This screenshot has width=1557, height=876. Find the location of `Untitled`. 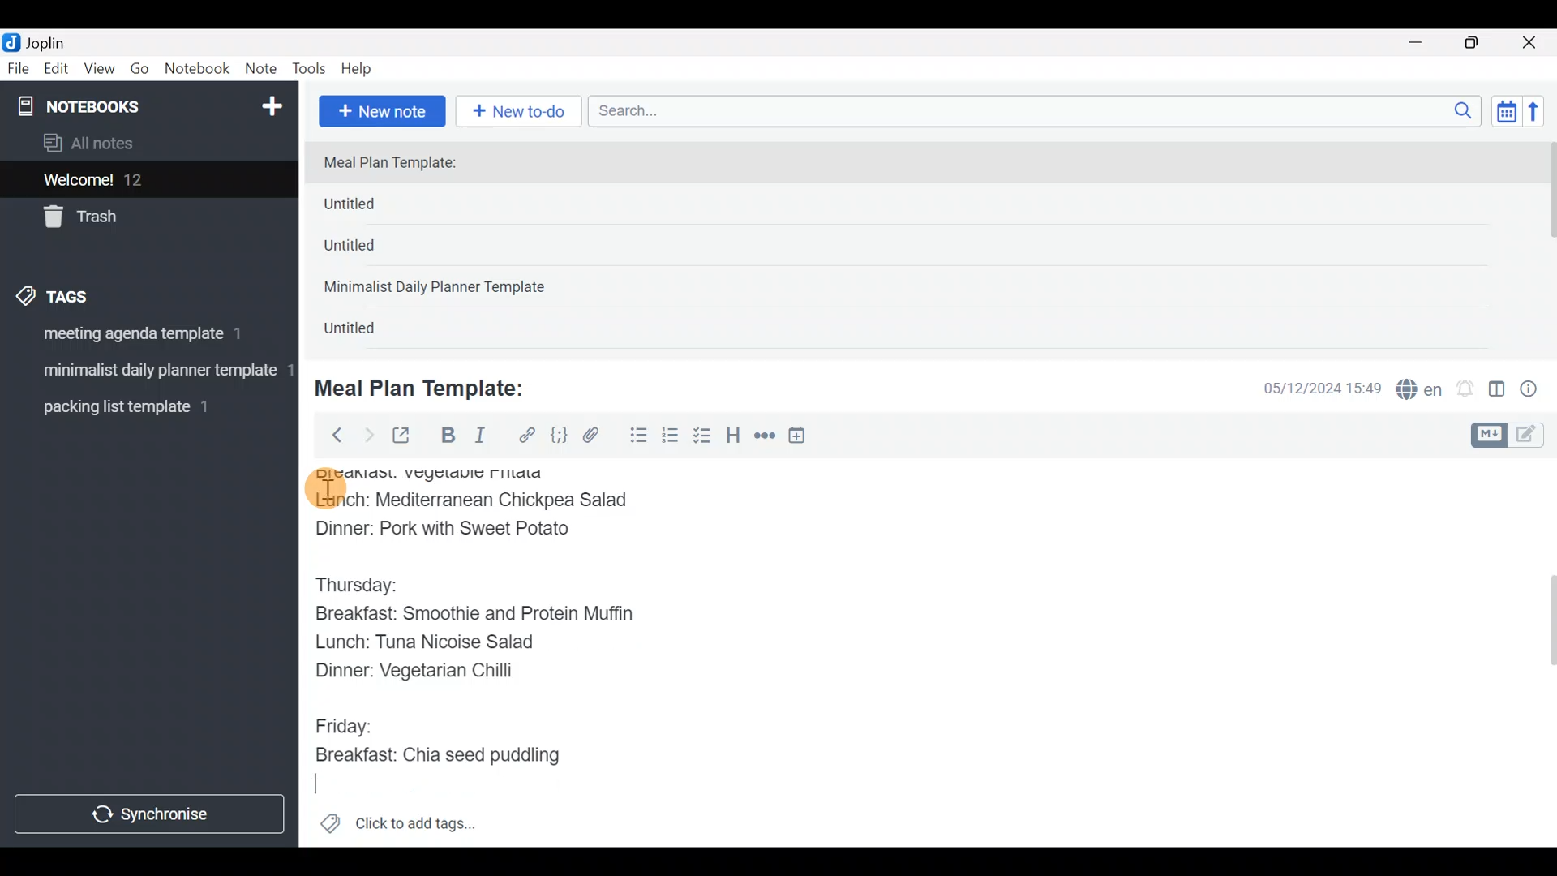

Untitled is located at coordinates (376, 208).